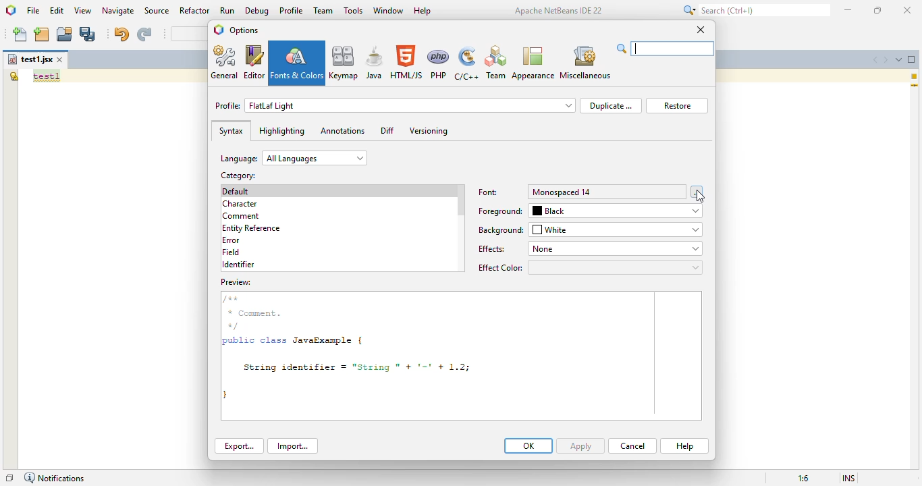 Image resolution: width=922 pixels, height=486 pixels. I want to click on field, so click(232, 252).